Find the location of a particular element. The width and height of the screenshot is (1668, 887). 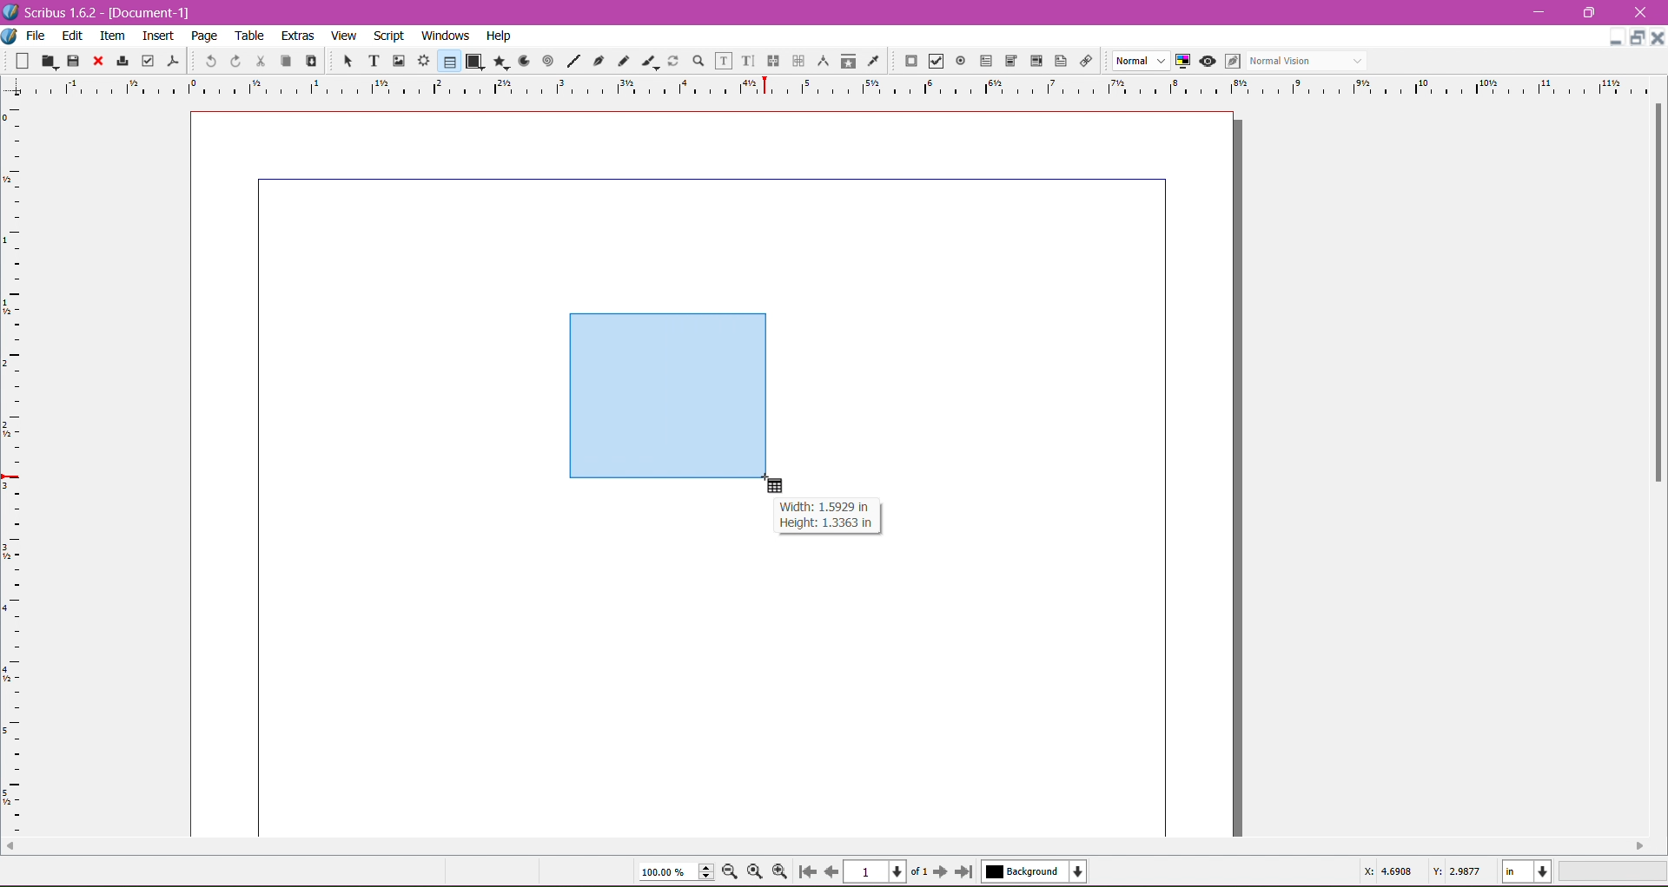

Table drag area is located at coordinates (670, 397).